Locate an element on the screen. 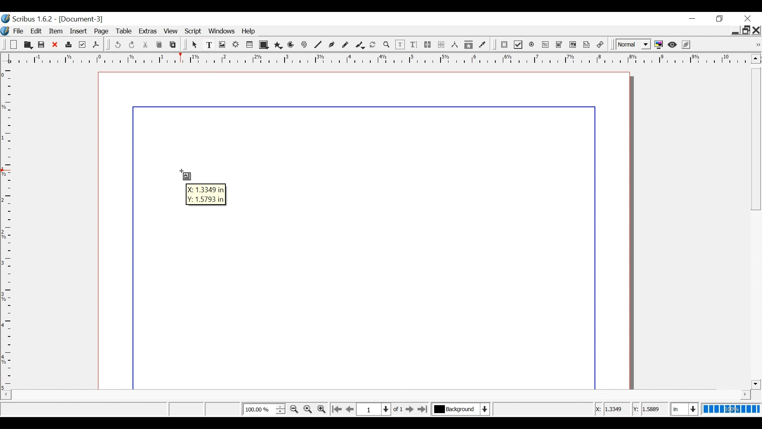  Script is located at coordinates (194, 31).